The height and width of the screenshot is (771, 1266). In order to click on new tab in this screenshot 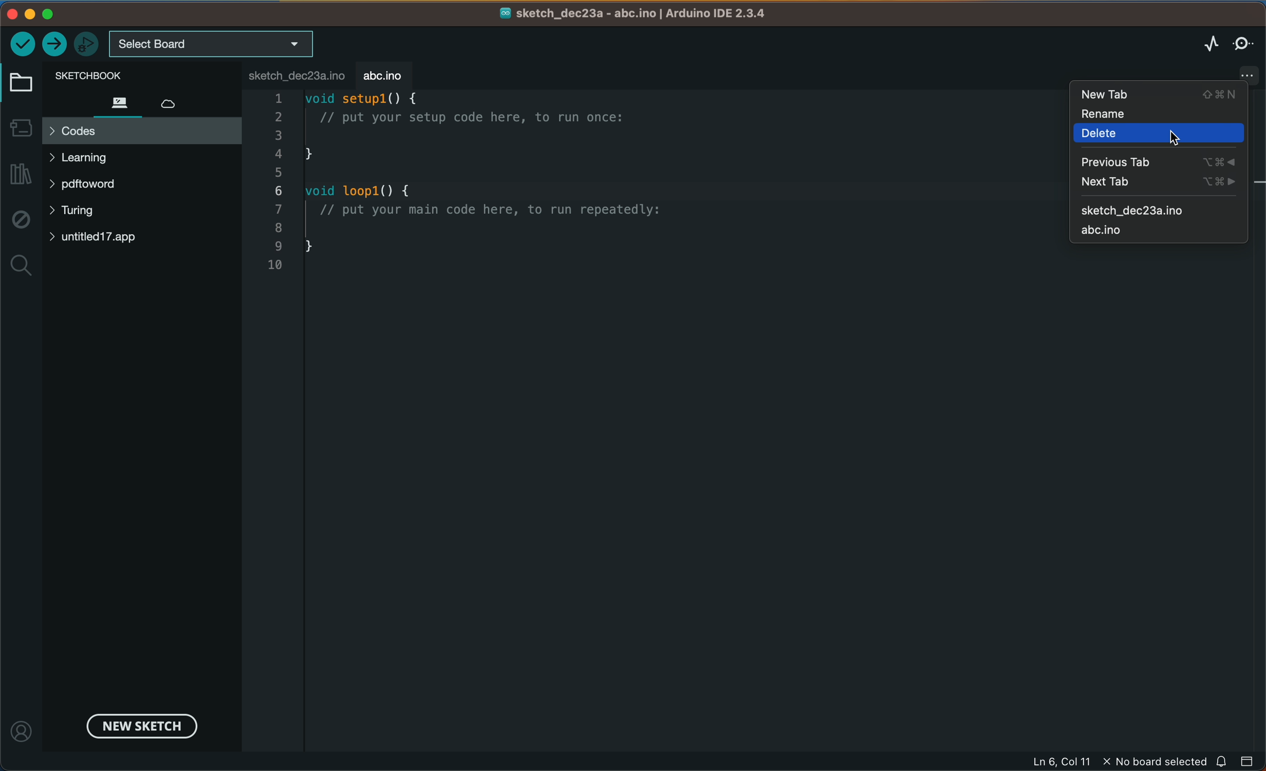, I will do `click(1161, 183)`.